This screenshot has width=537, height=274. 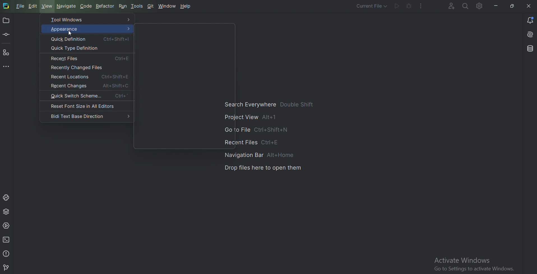 I want to click on Tools, so click(x=138, y=5).